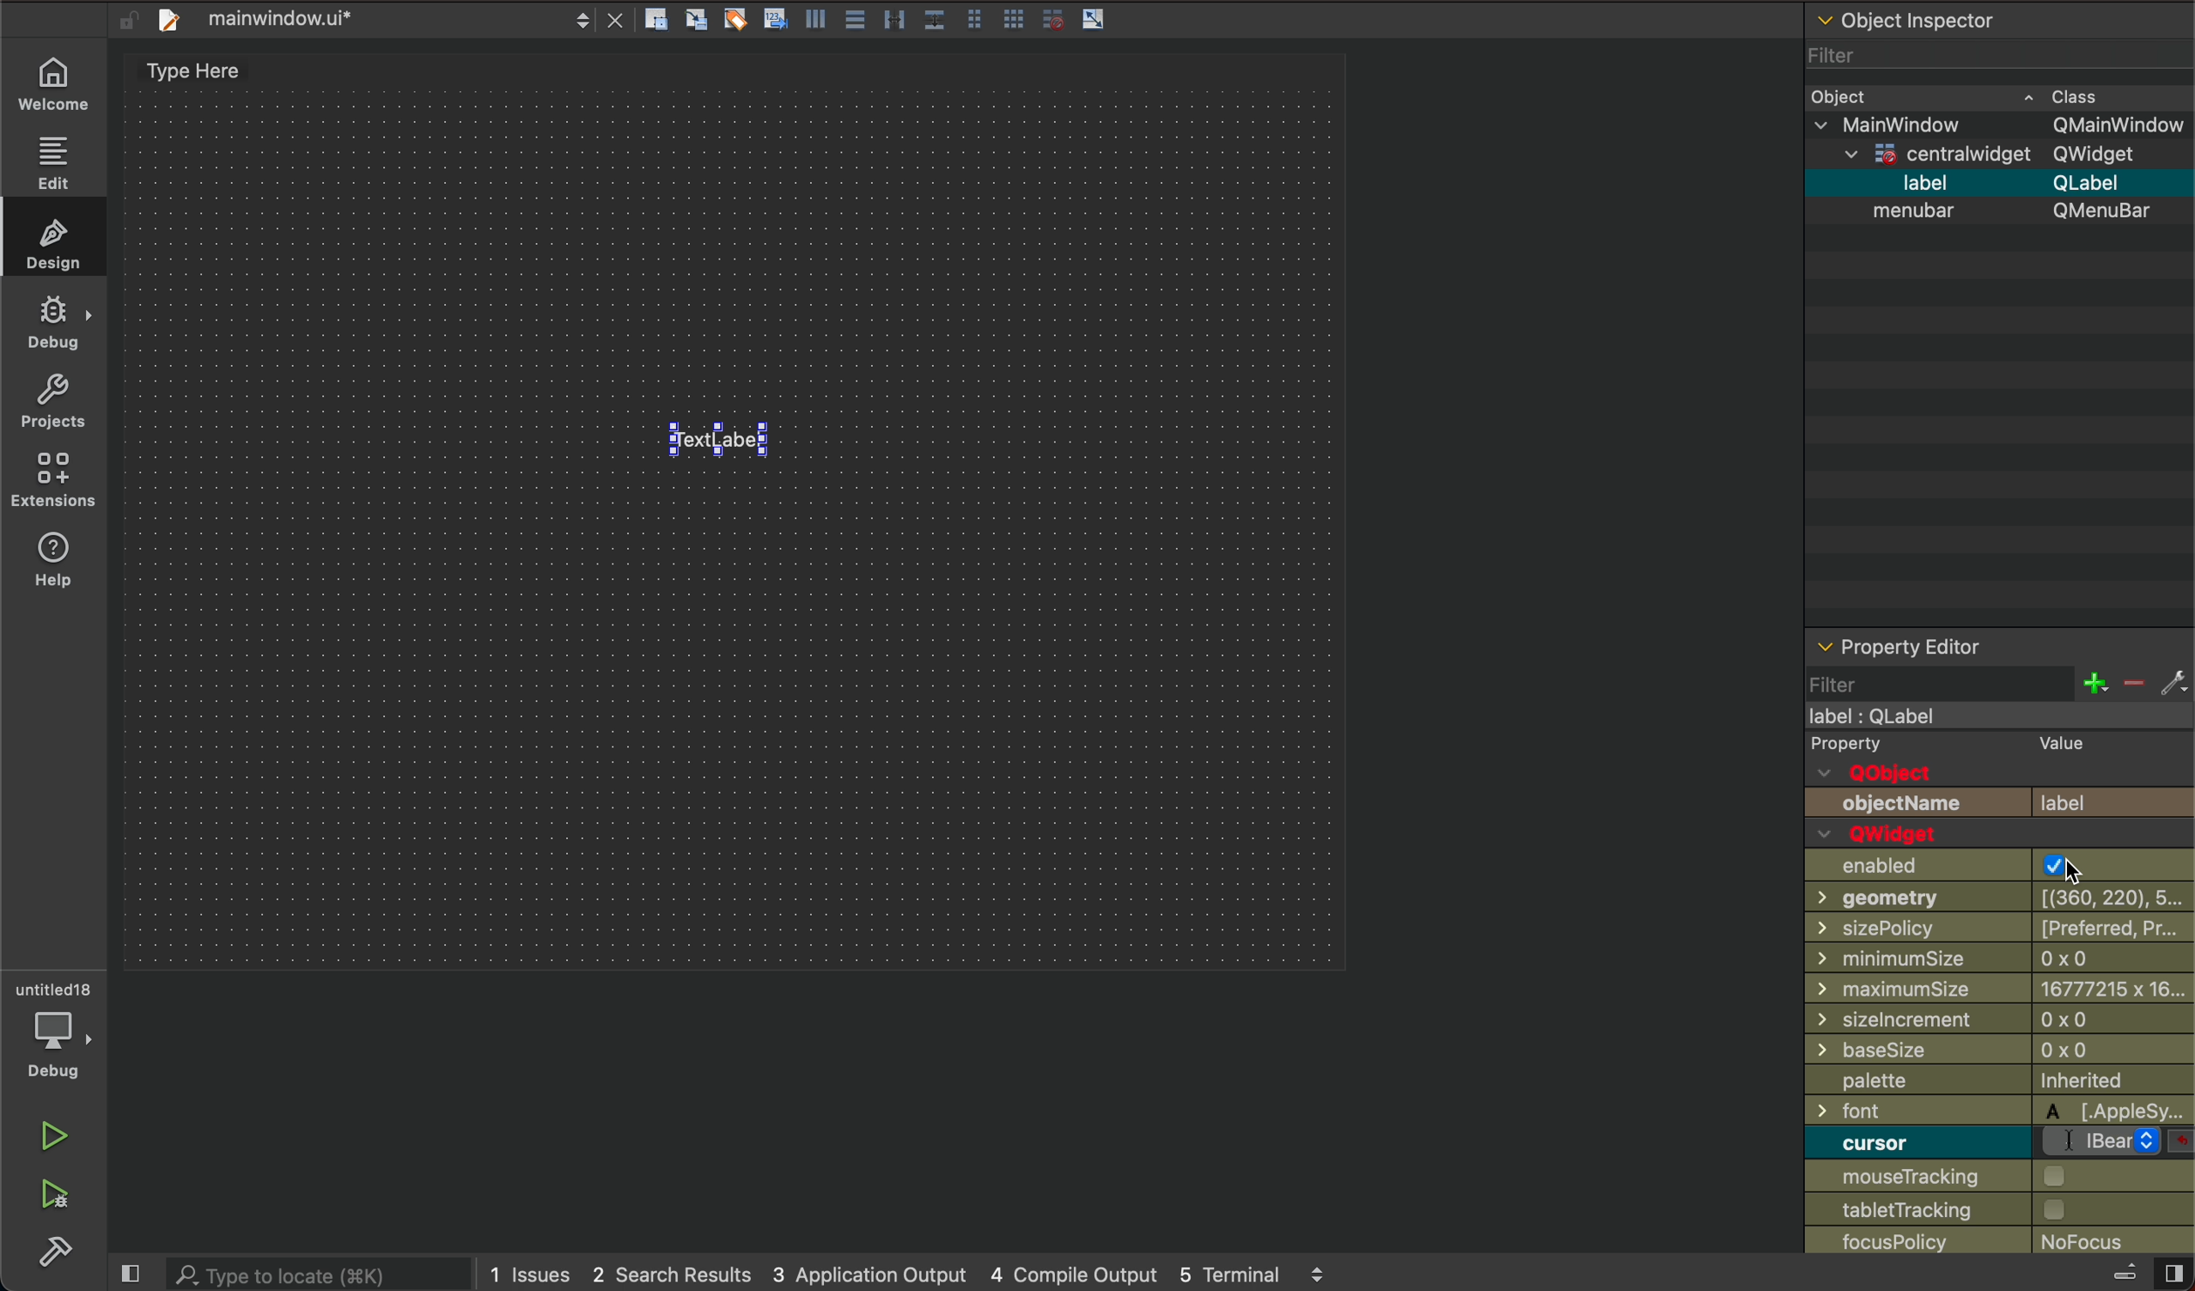 Image resolution: width=2195 pixels, height=1291 pixels. Describe the element at coordinates (57, 1192) in the screenshot. I see `run debug` at that location.